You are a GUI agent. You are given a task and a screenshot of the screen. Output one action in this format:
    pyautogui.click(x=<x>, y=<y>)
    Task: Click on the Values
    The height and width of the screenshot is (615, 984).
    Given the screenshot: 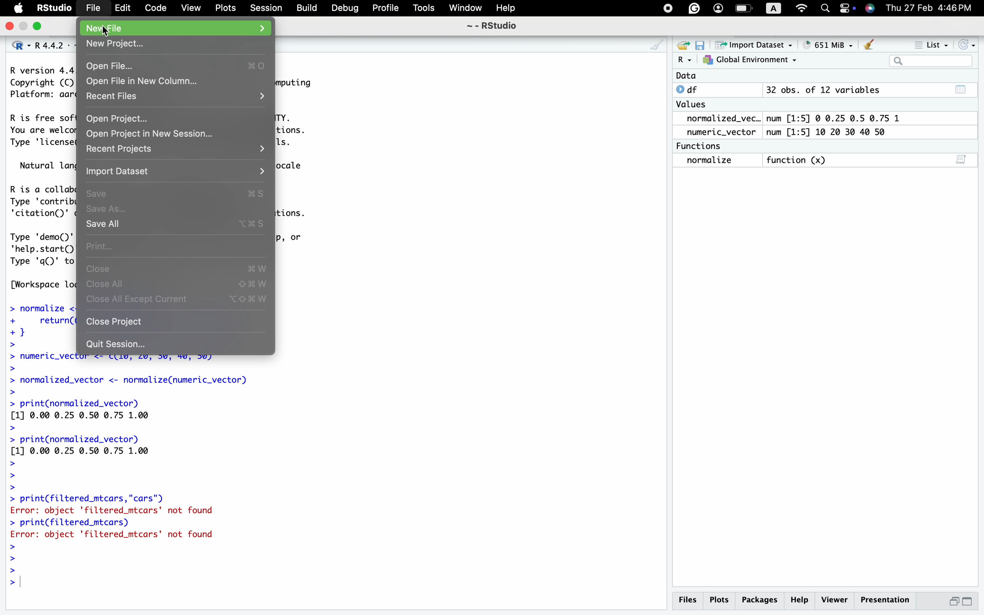 What is the action you would take?
    pyautogui.click(x=696, y=104)
    